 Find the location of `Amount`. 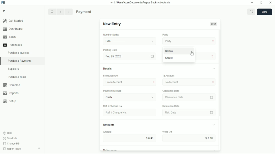

Amount is located at coordinates (110, 132).